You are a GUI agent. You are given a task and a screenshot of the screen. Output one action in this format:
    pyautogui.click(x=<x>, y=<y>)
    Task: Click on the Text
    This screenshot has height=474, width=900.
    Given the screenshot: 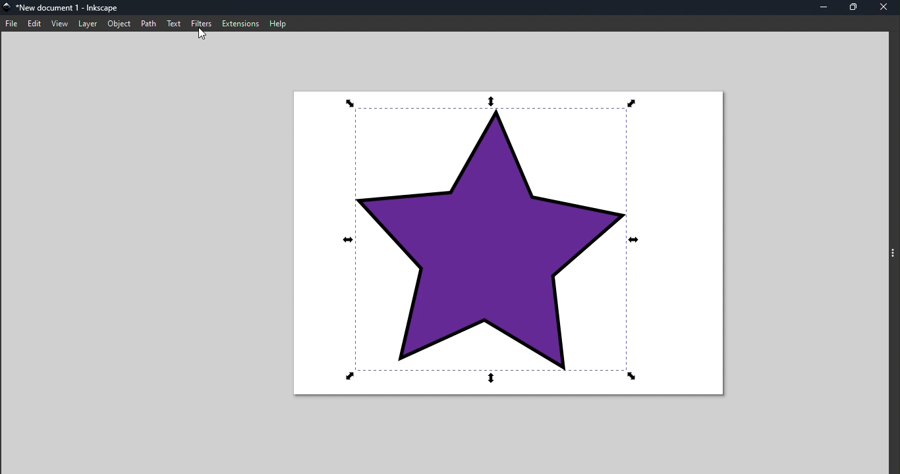 What is the action you would take?
    pyautogui.click(x=175, y=23)
    